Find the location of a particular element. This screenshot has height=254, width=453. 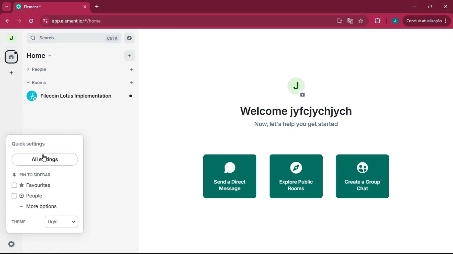

home is located at coordinates (11, 56).